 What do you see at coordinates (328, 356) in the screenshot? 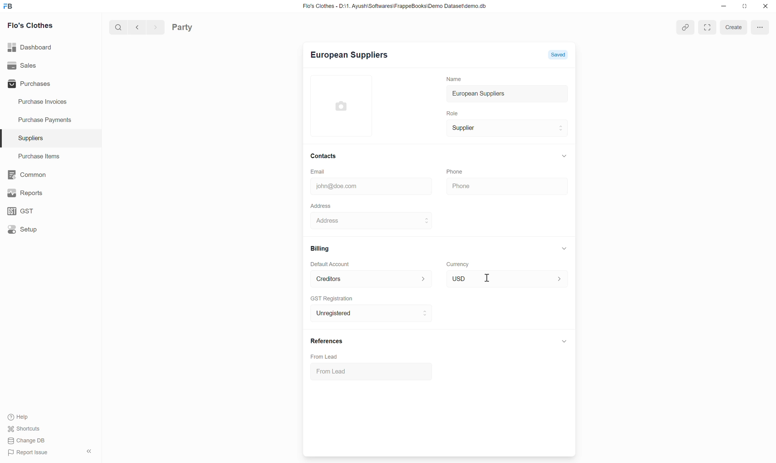
I see `From Lead` at bounding box center [328, 356].